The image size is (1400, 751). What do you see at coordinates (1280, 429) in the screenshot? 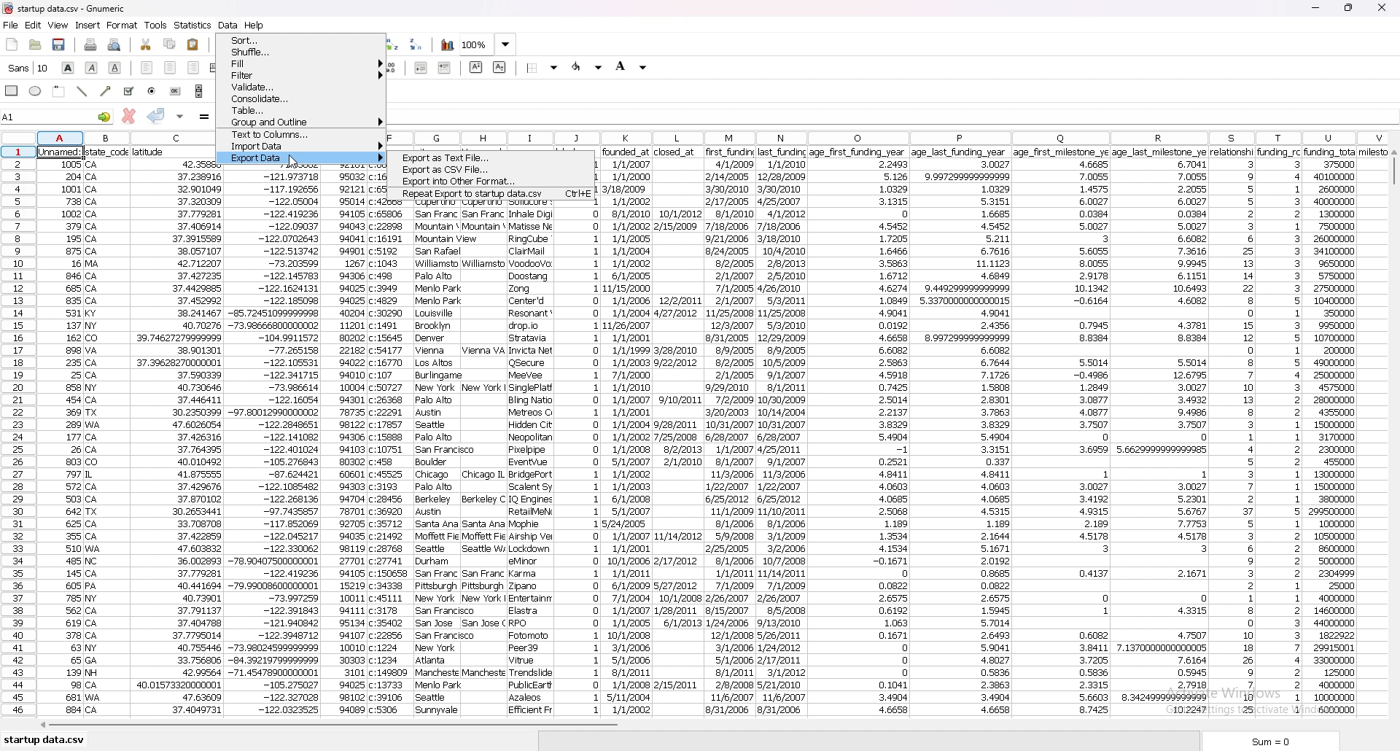
I see `data` at bounding box center [1280, 429].